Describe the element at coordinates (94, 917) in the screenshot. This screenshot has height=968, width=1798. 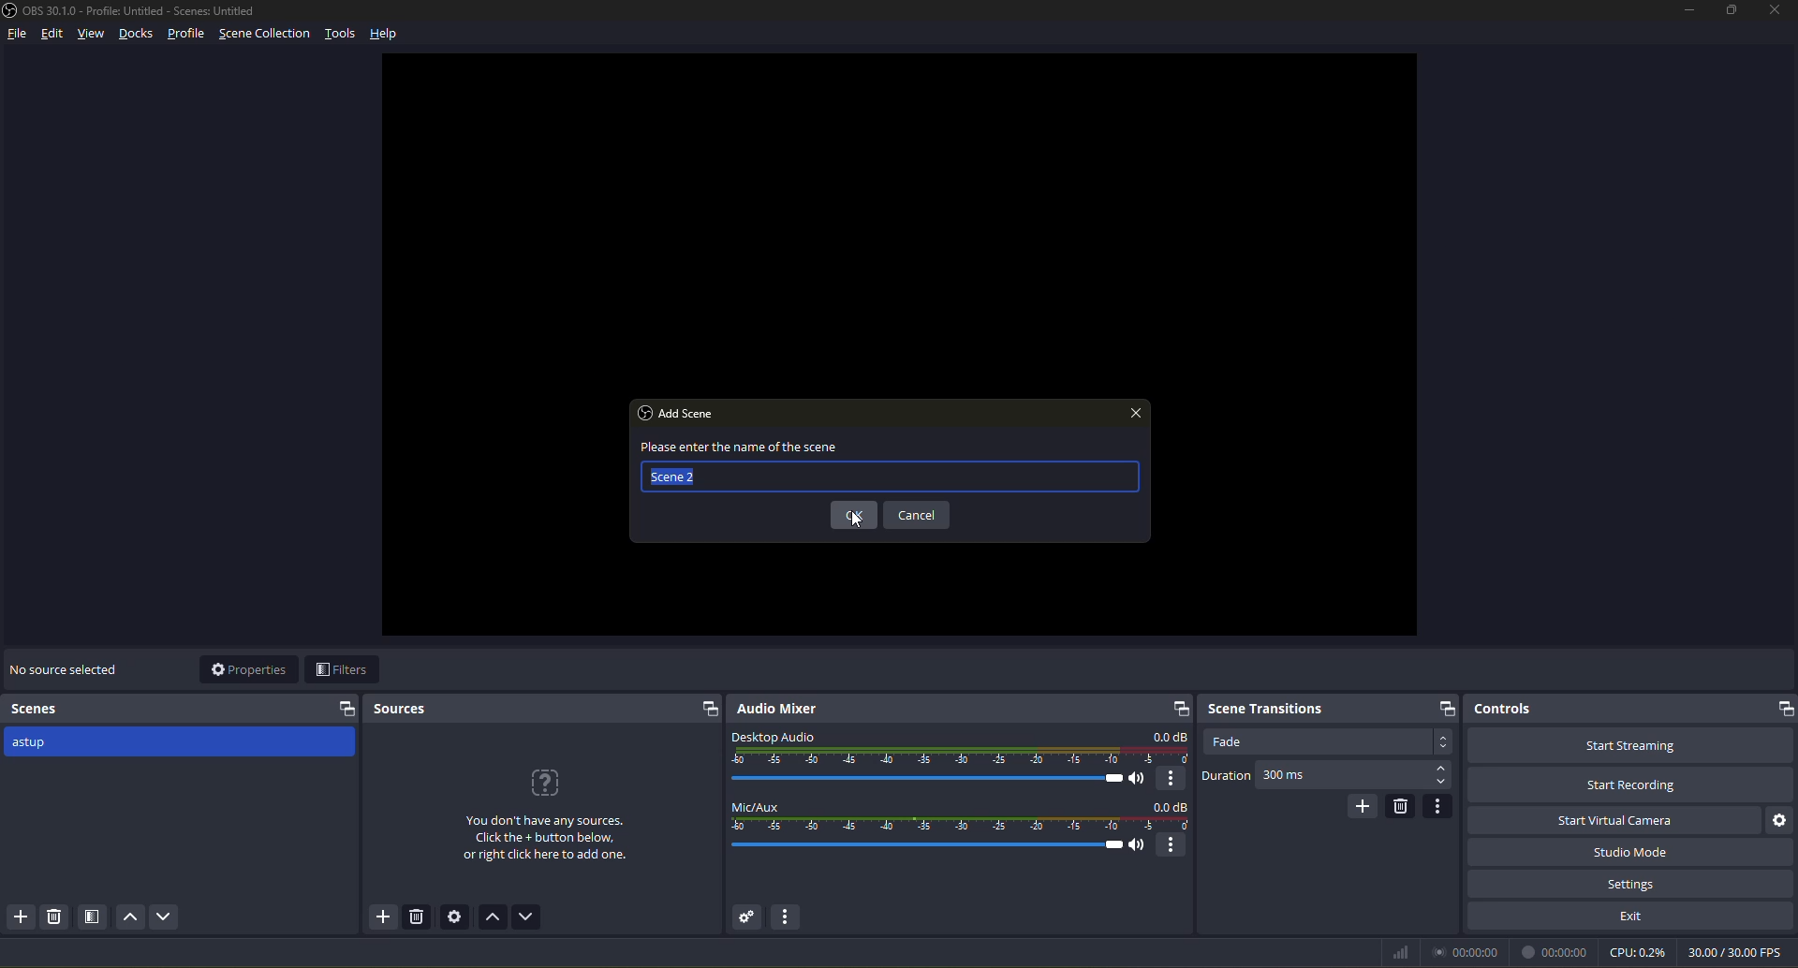
I see `open scene filters` at that location.